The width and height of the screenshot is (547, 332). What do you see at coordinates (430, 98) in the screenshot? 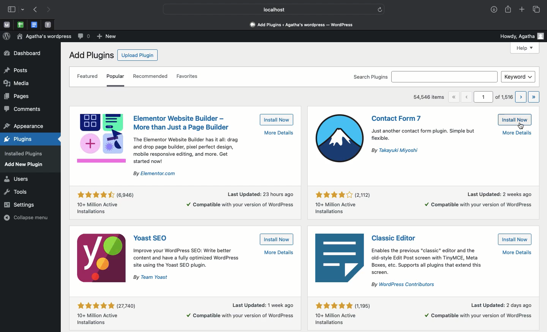
I see `54,546 items` at bounding box center [430, 98].